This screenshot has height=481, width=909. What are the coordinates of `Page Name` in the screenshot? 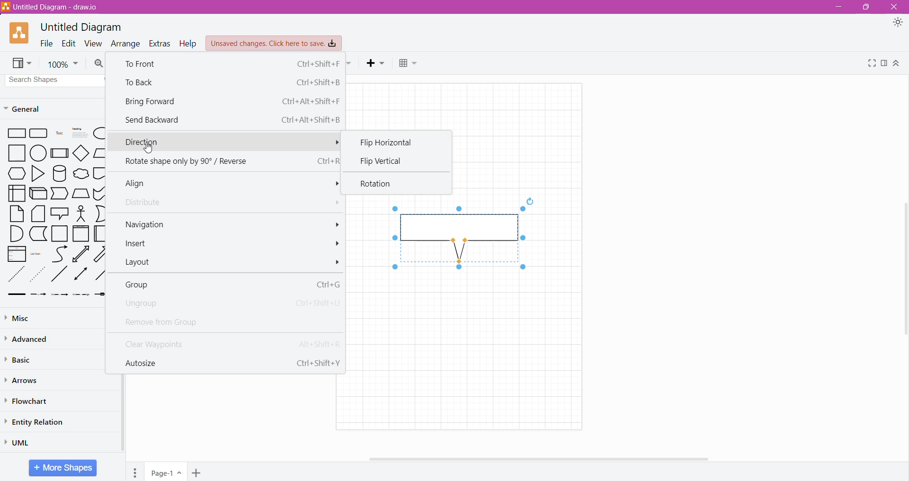 It's located at (167, 472).